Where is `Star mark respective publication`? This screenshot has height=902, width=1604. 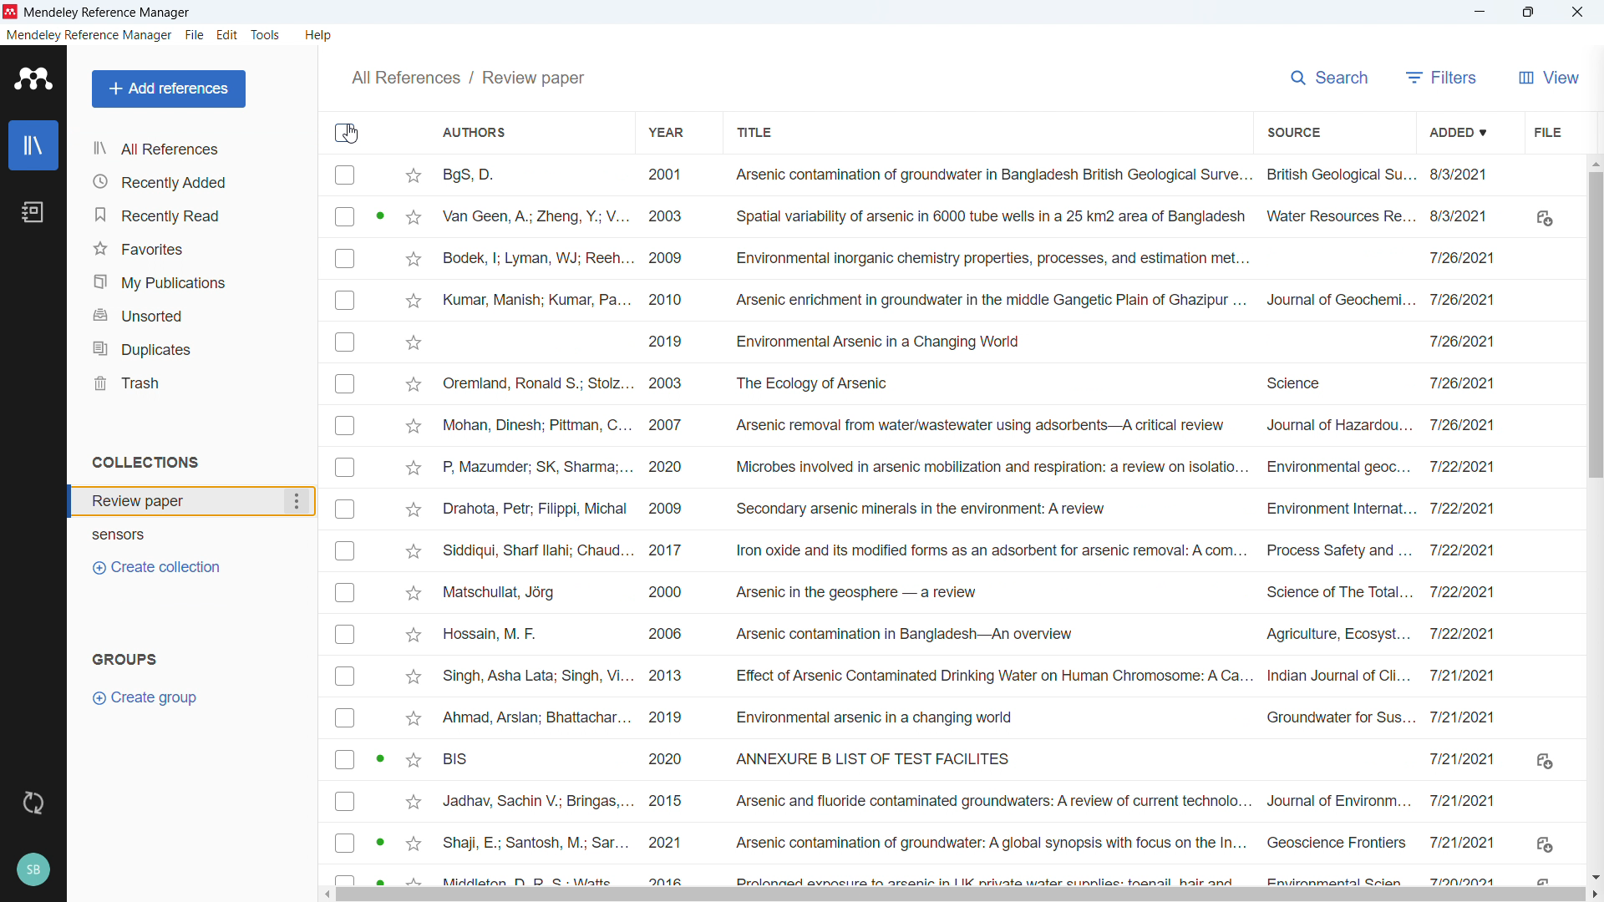 Star mark respective publication is located at coordinates (413, 718).